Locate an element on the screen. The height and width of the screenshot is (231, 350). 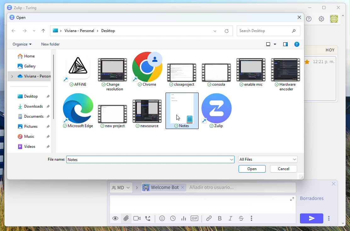
stats is located at coordinates (183, 219).